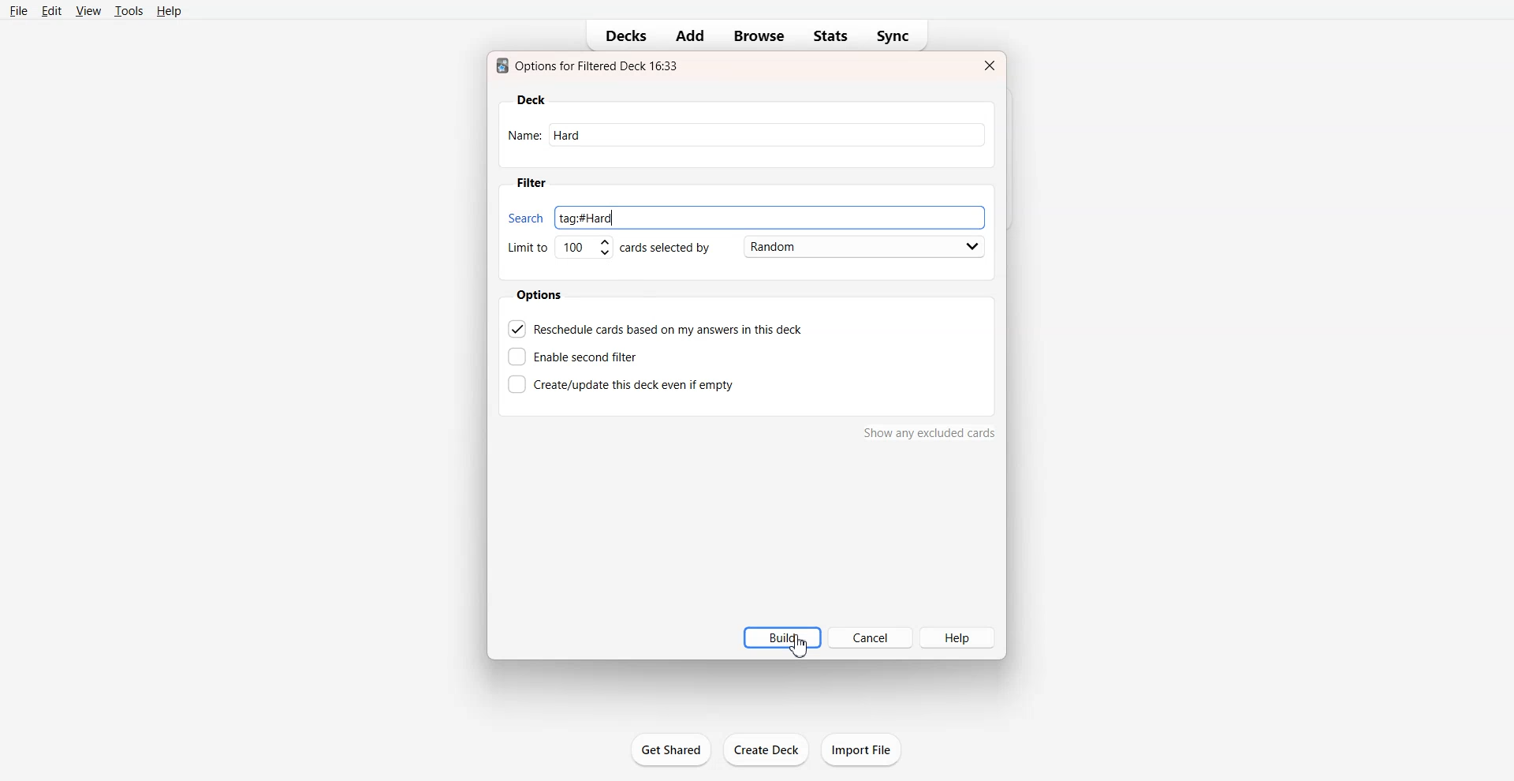 This screenshot has height=781, width=1514. What do you see at coordinates (870, 637) in the screenshot?
I see `Cancel` at bounding box center [870, 637].